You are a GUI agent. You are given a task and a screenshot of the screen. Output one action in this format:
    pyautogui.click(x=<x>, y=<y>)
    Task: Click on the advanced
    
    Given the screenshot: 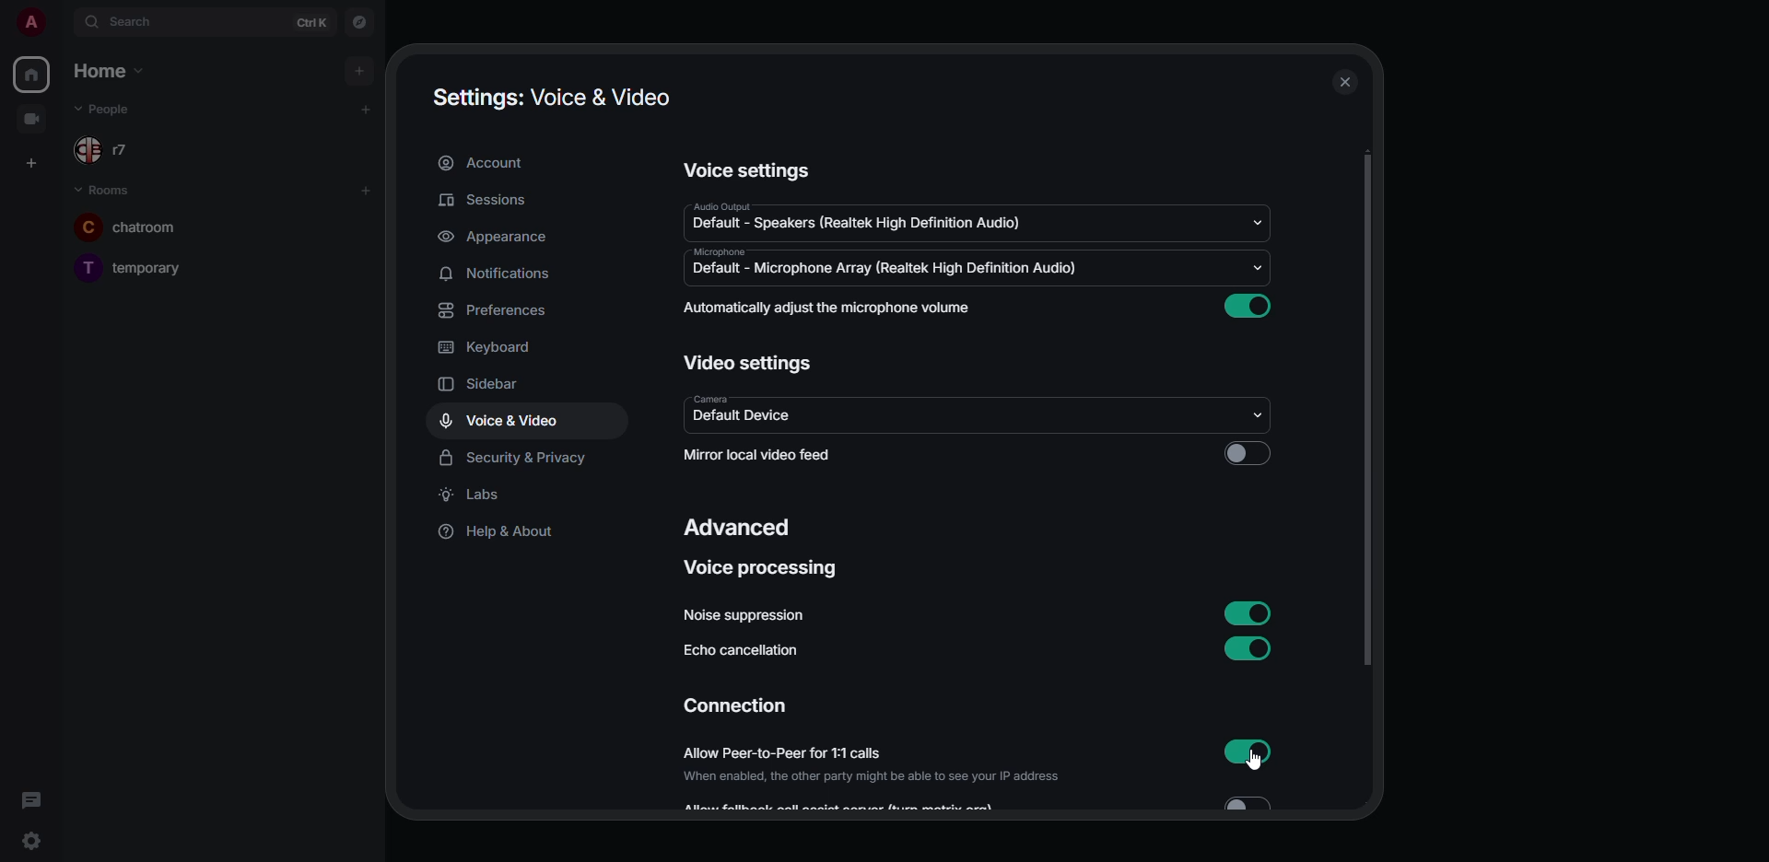 What is the action you would take?
    pyautogui.click(x=739, y=529)
    